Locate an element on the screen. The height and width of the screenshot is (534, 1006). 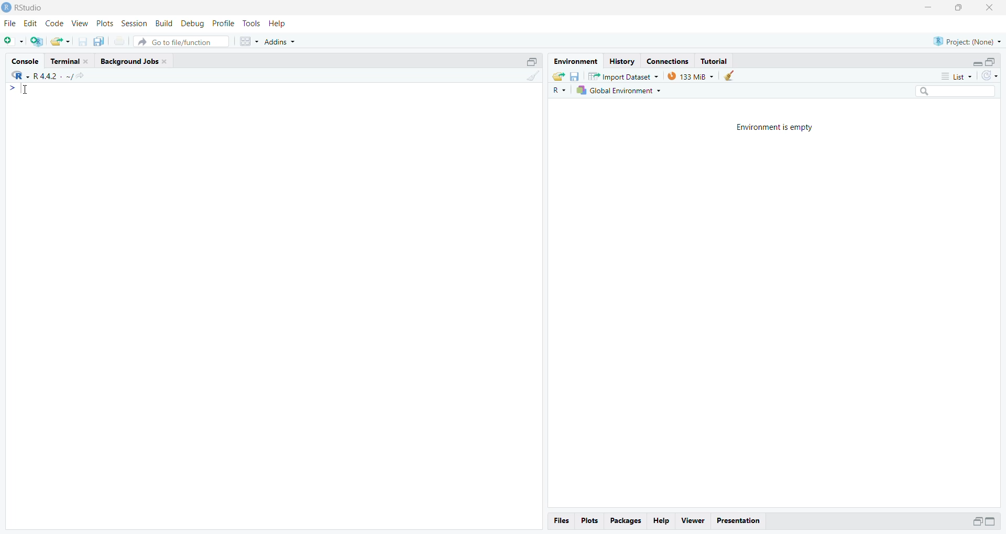
Background Jobs is located at coordinates (132, 62).